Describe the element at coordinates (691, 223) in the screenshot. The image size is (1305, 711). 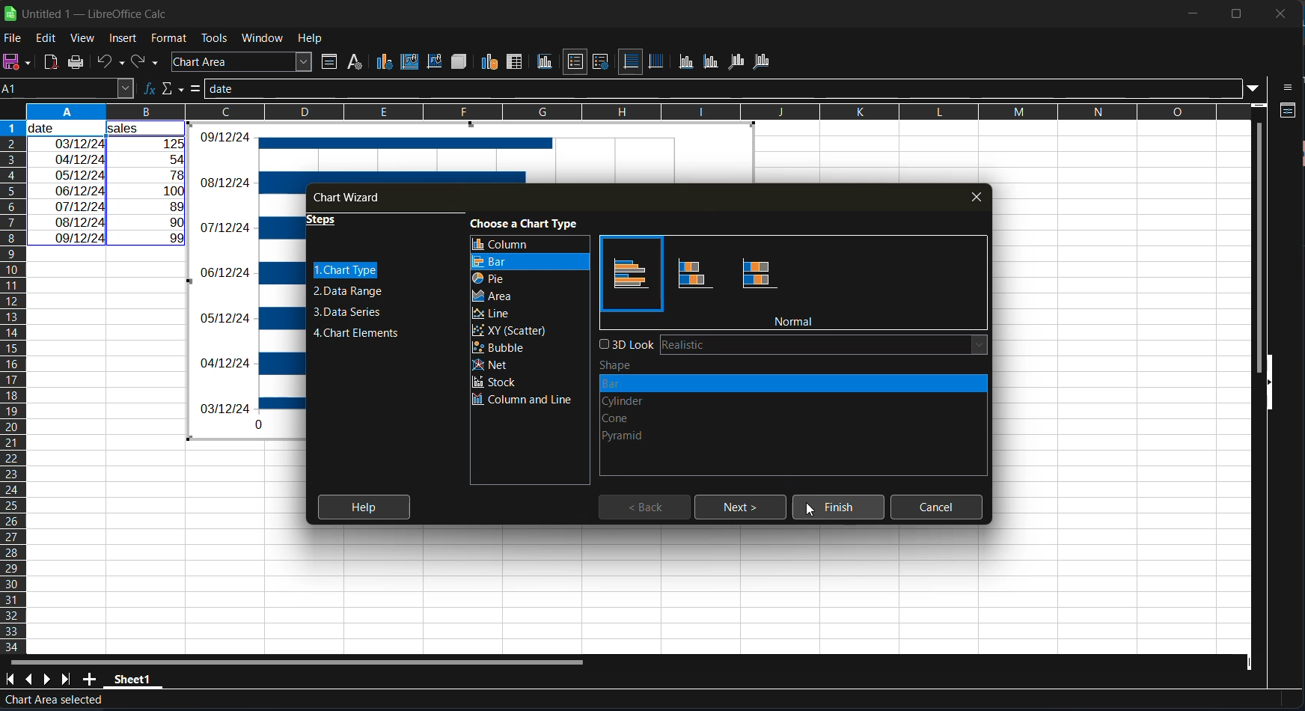
I see `bold` at that location.